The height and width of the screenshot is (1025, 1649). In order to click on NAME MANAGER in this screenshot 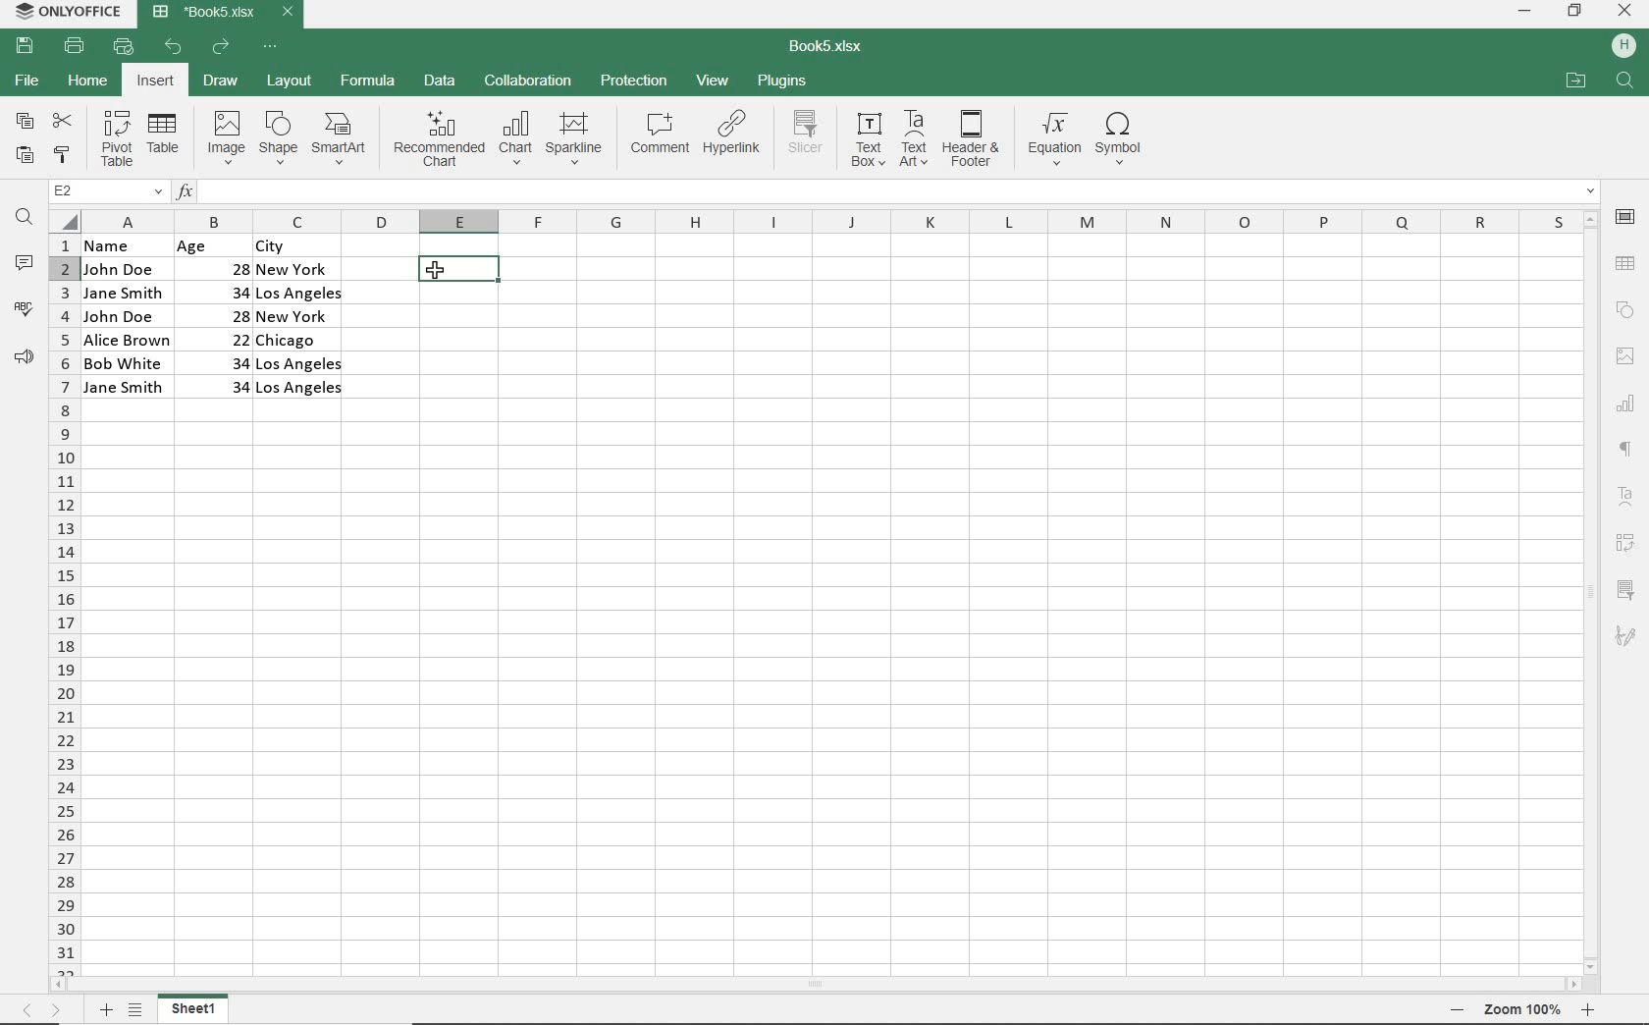, I will do `click(105, 191)`.